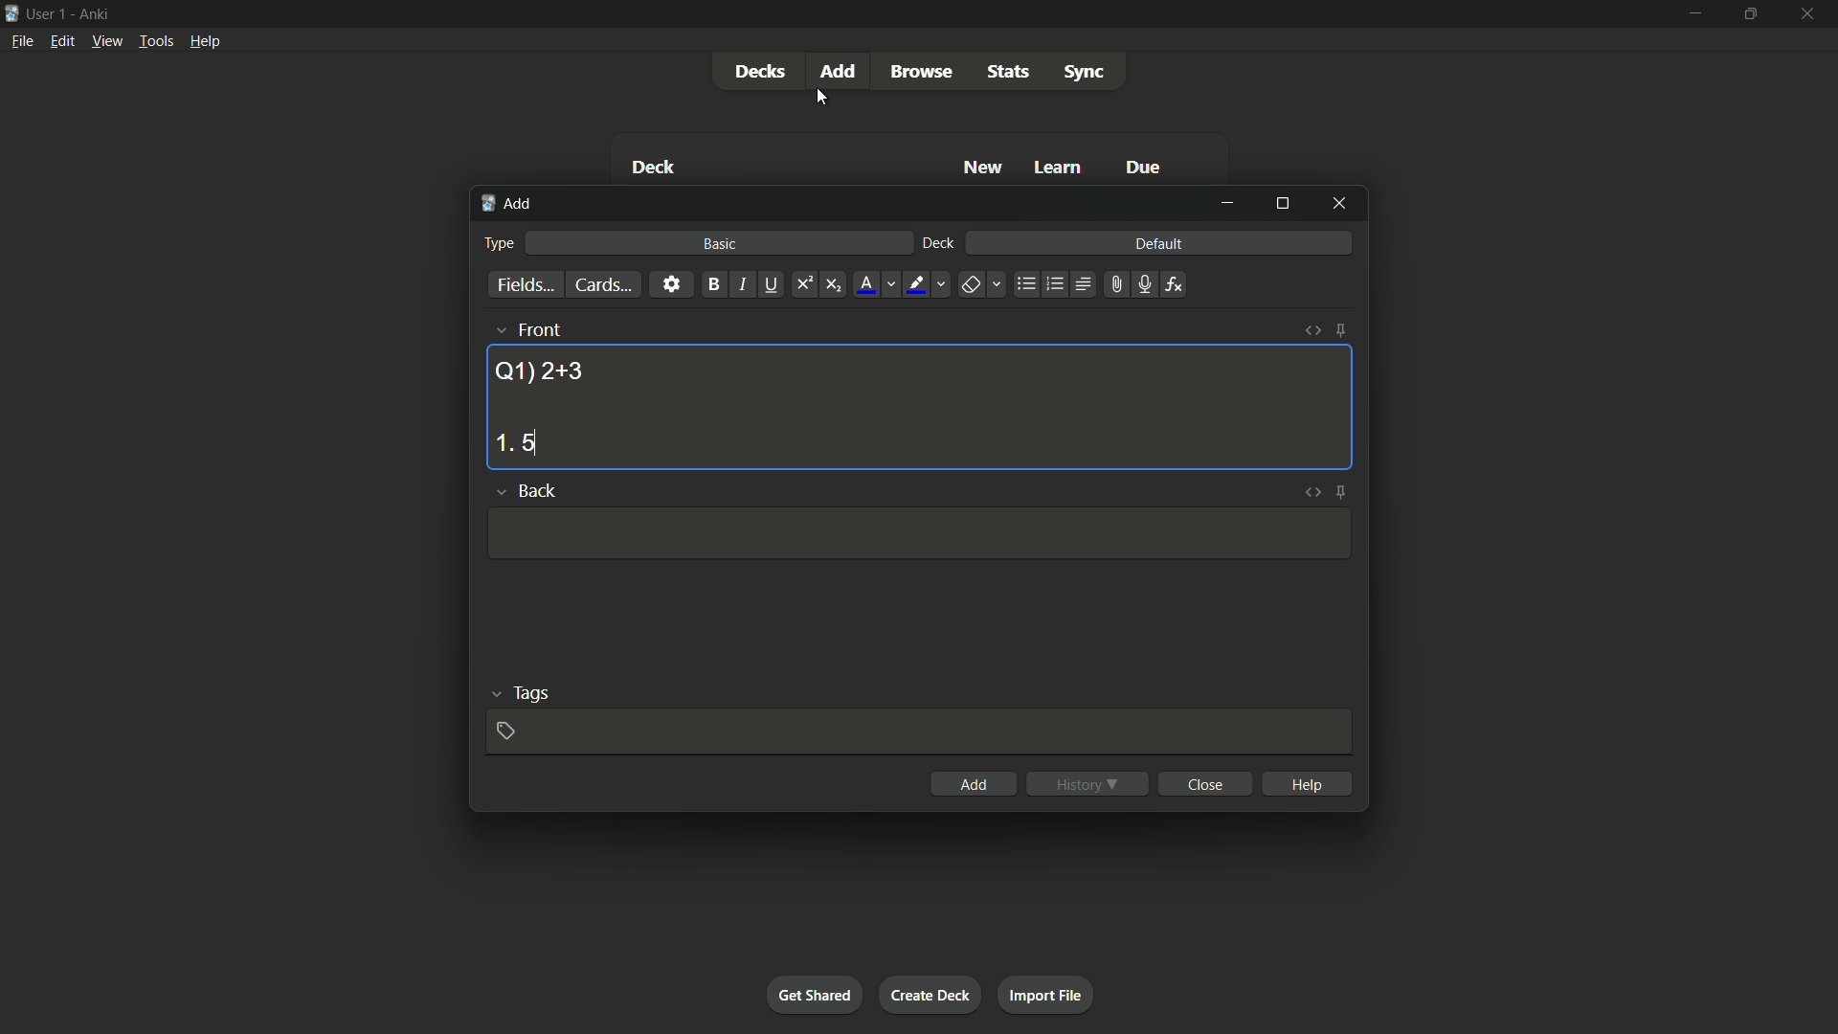 The width and height of the screenshot is (1838, 1034). I want to click on unordered list, so click(1025, 284).